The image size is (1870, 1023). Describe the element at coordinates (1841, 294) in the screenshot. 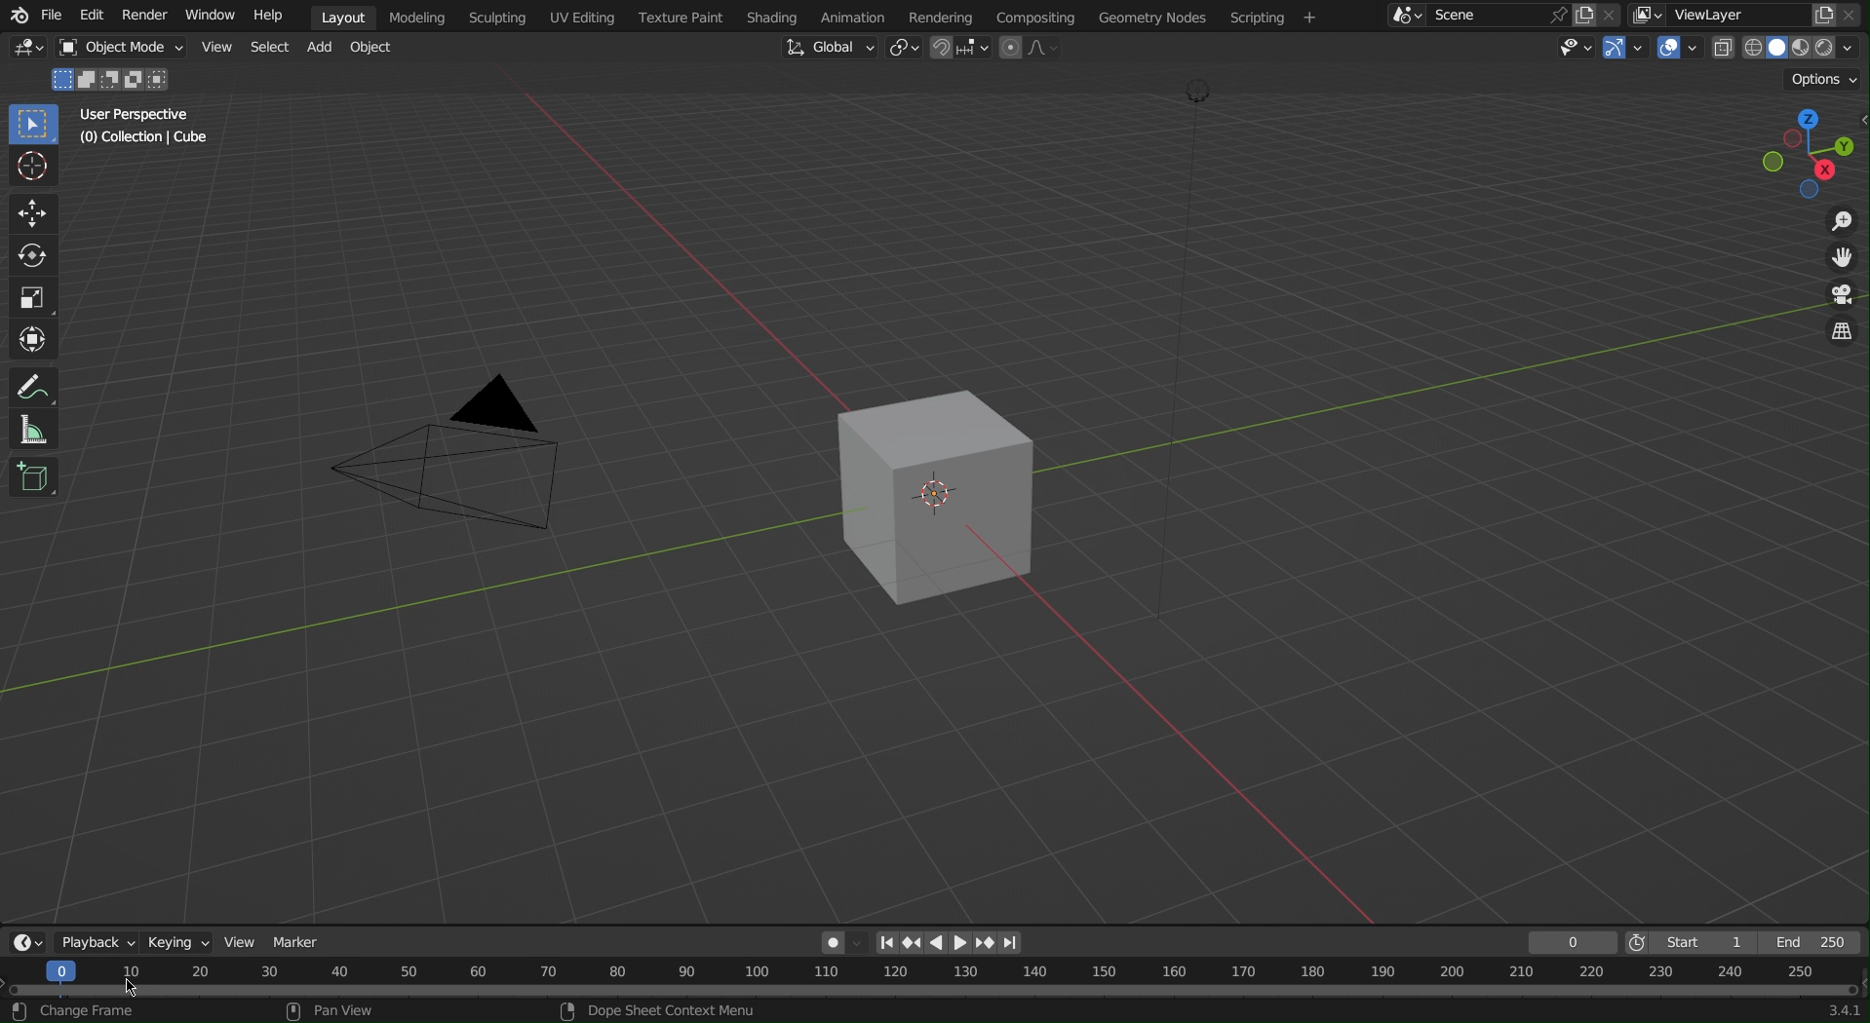

I see `Camera View` at that location.